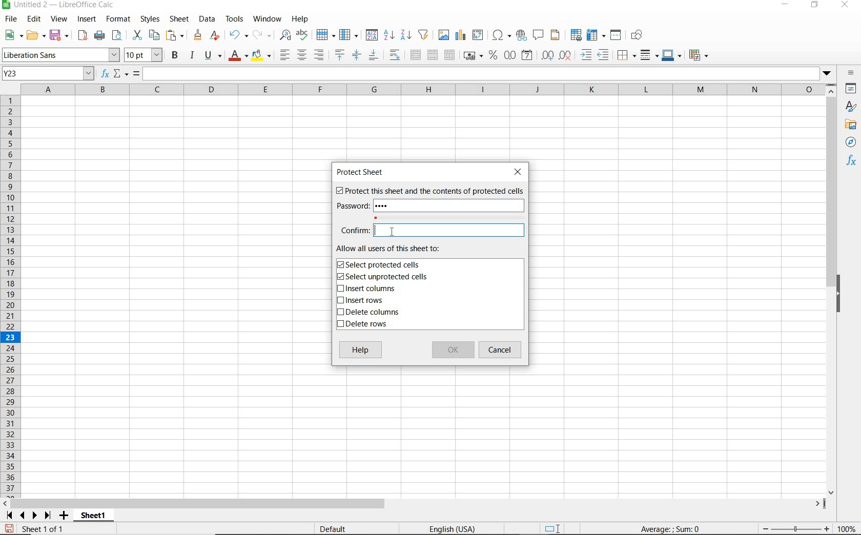 Image resolution: width=861 pixels, height=535 pixels. Describe the element at coordinates (373, 56) in the screenshot. I see `ALIGN BOTTOM` at that location.